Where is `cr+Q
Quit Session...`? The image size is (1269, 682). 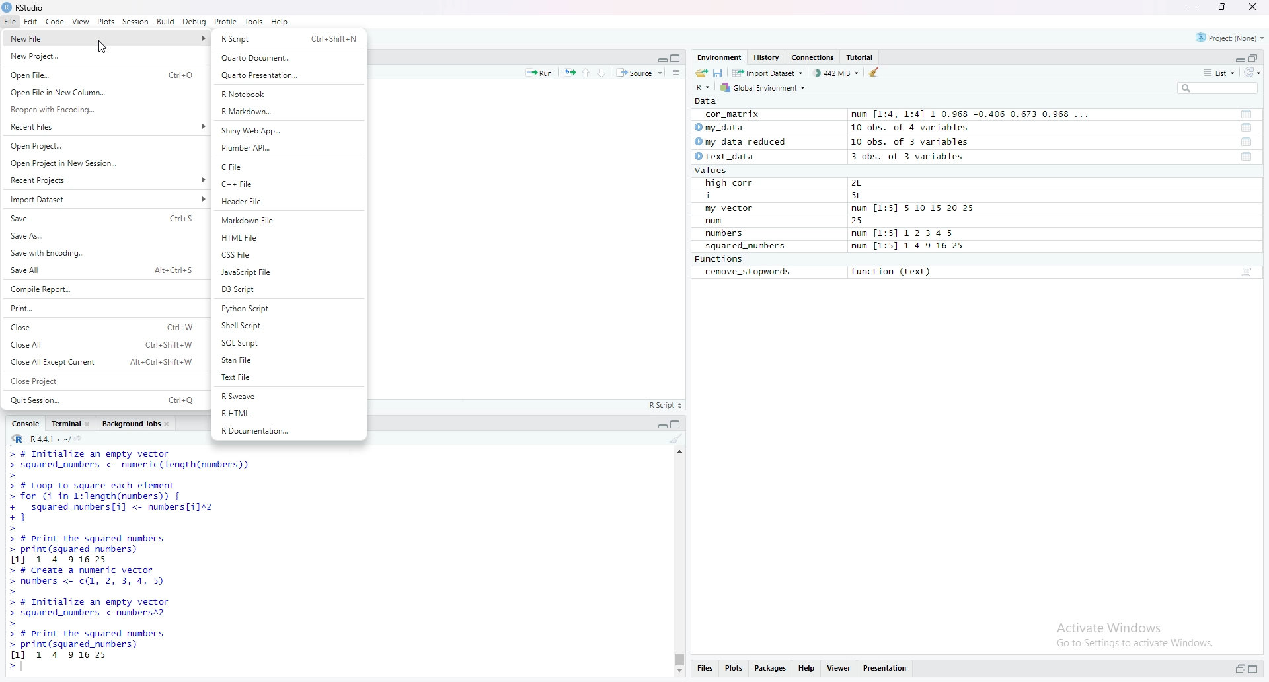 cr+Q
Quit Session... is located at coordinates (103, 398).